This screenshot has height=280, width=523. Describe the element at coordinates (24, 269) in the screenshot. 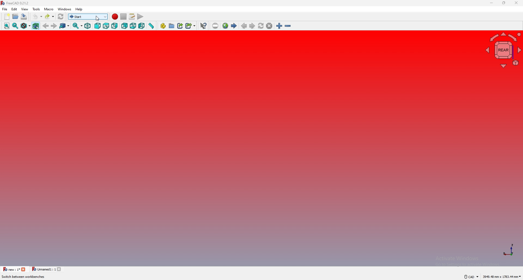

I see `close` at that location.